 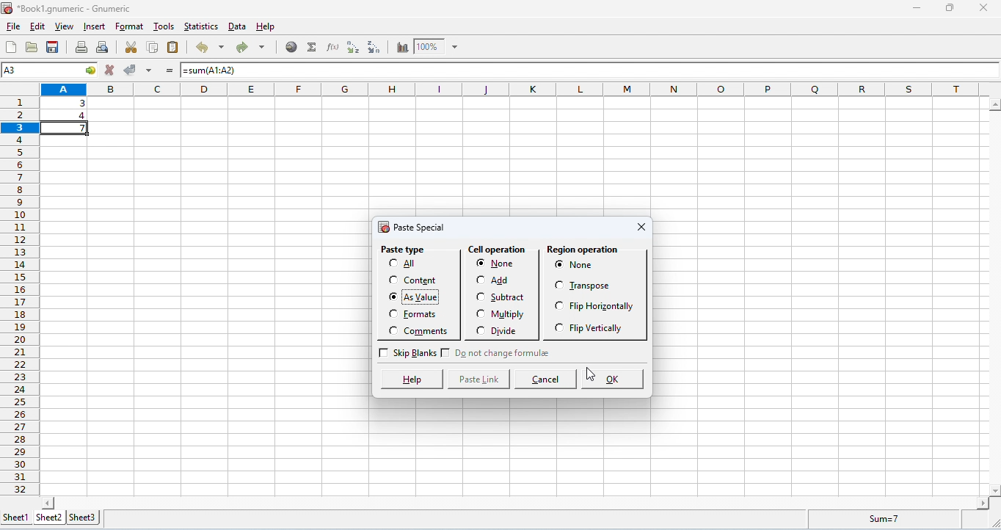 What do you see at coordinates (545, 378) in the screenshot?
I see `cancel` at bounding box center [545, 378].